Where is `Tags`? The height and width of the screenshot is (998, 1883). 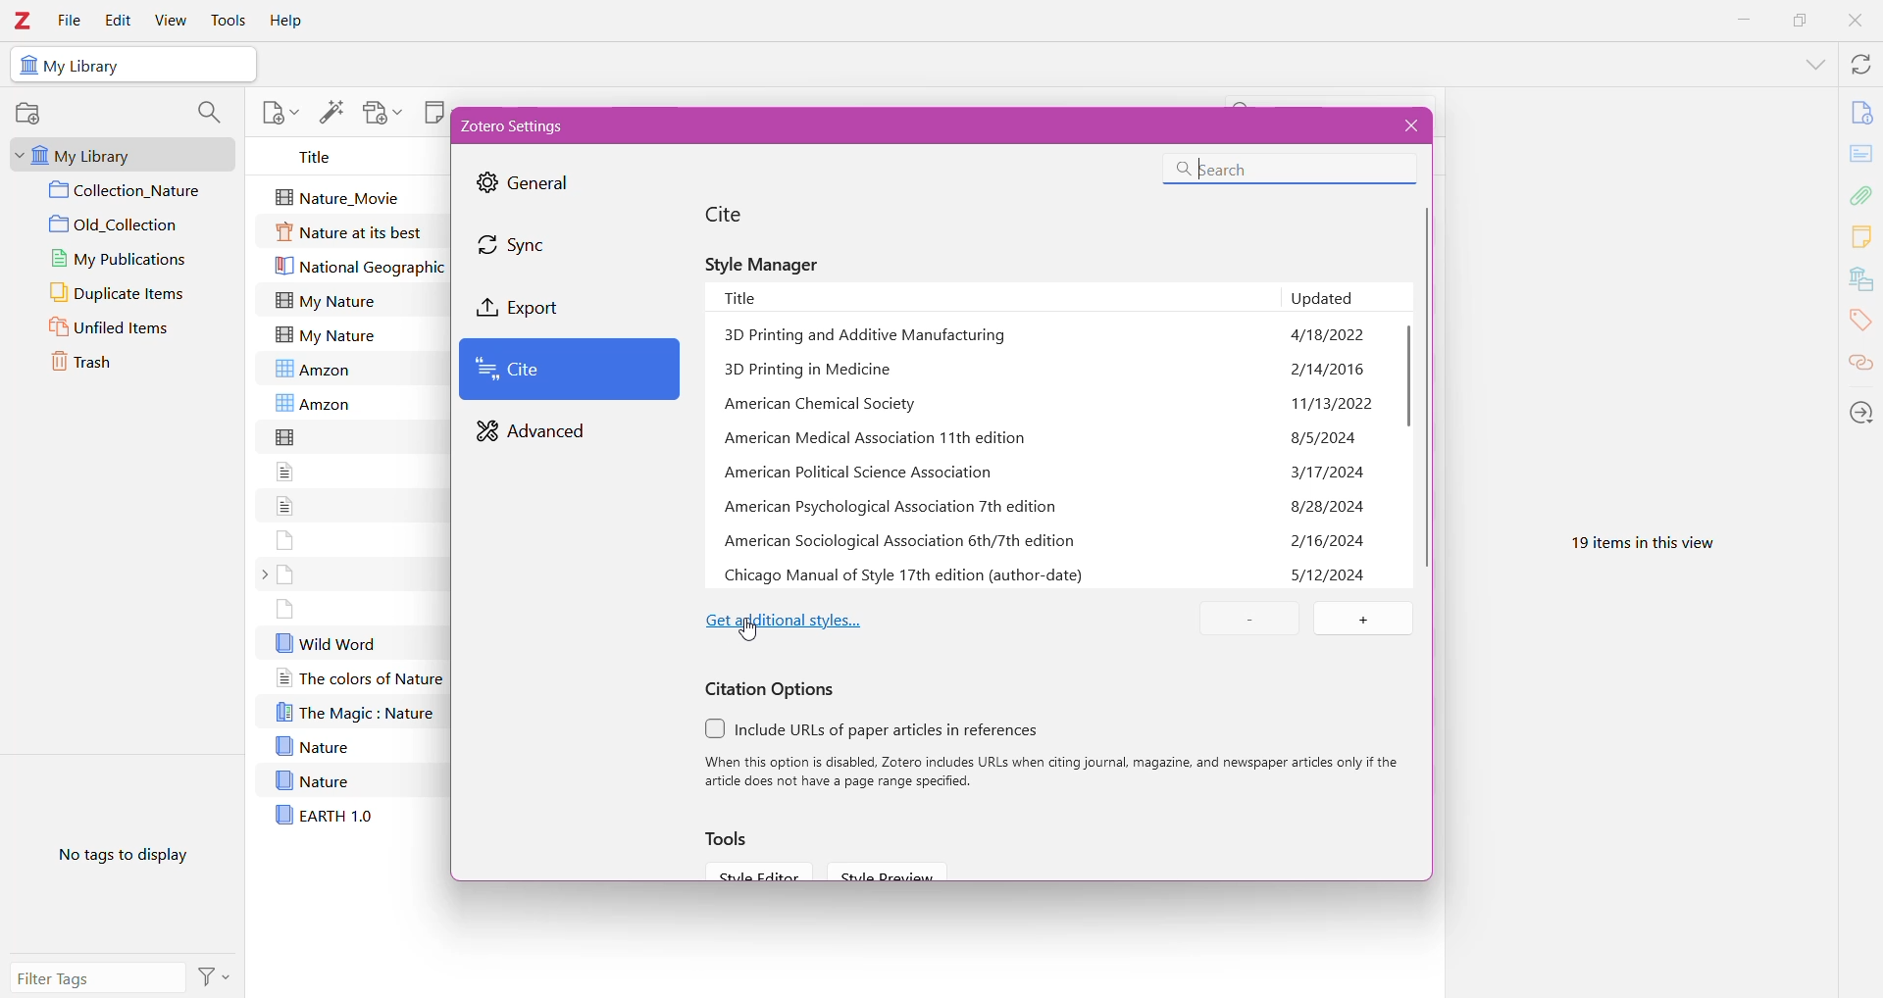
Tags is located at coordinates (1861, 324).